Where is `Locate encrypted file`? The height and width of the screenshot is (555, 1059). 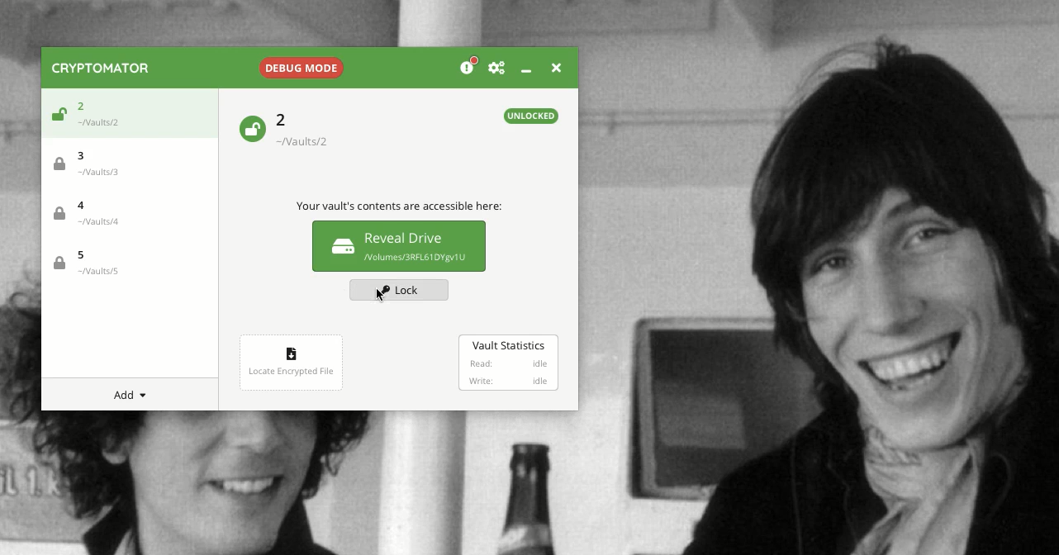 Locate encrypted file is located at coordinates (291, 361).